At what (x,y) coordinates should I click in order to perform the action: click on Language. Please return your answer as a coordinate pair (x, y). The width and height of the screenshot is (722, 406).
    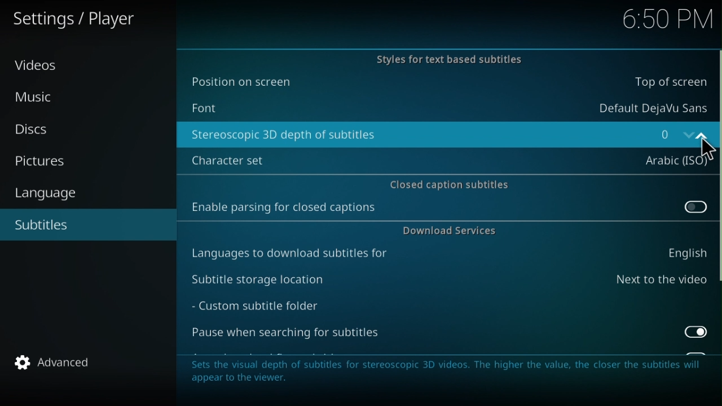
    Looking at the image, I should click on (41, 192).